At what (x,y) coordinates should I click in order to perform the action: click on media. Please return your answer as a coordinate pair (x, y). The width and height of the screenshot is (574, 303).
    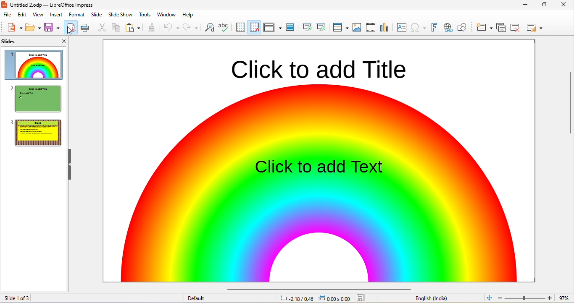
    Looking at the image, I should click on (370, 28).